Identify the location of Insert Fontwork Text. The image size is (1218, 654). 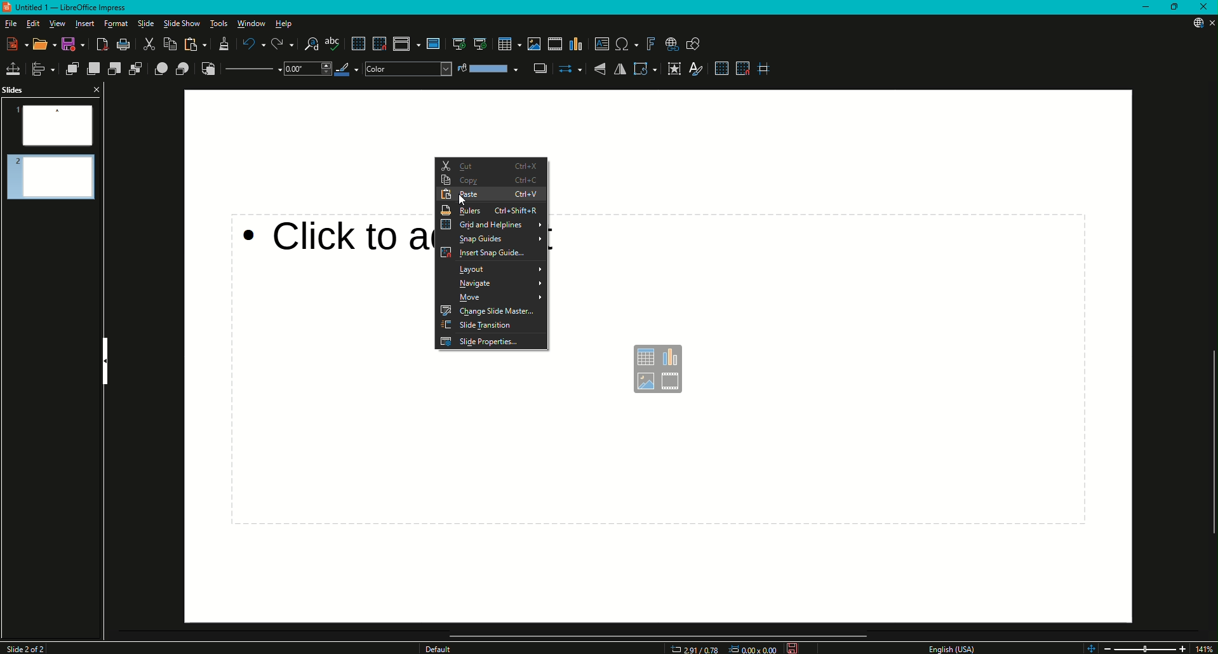
(650, 44).